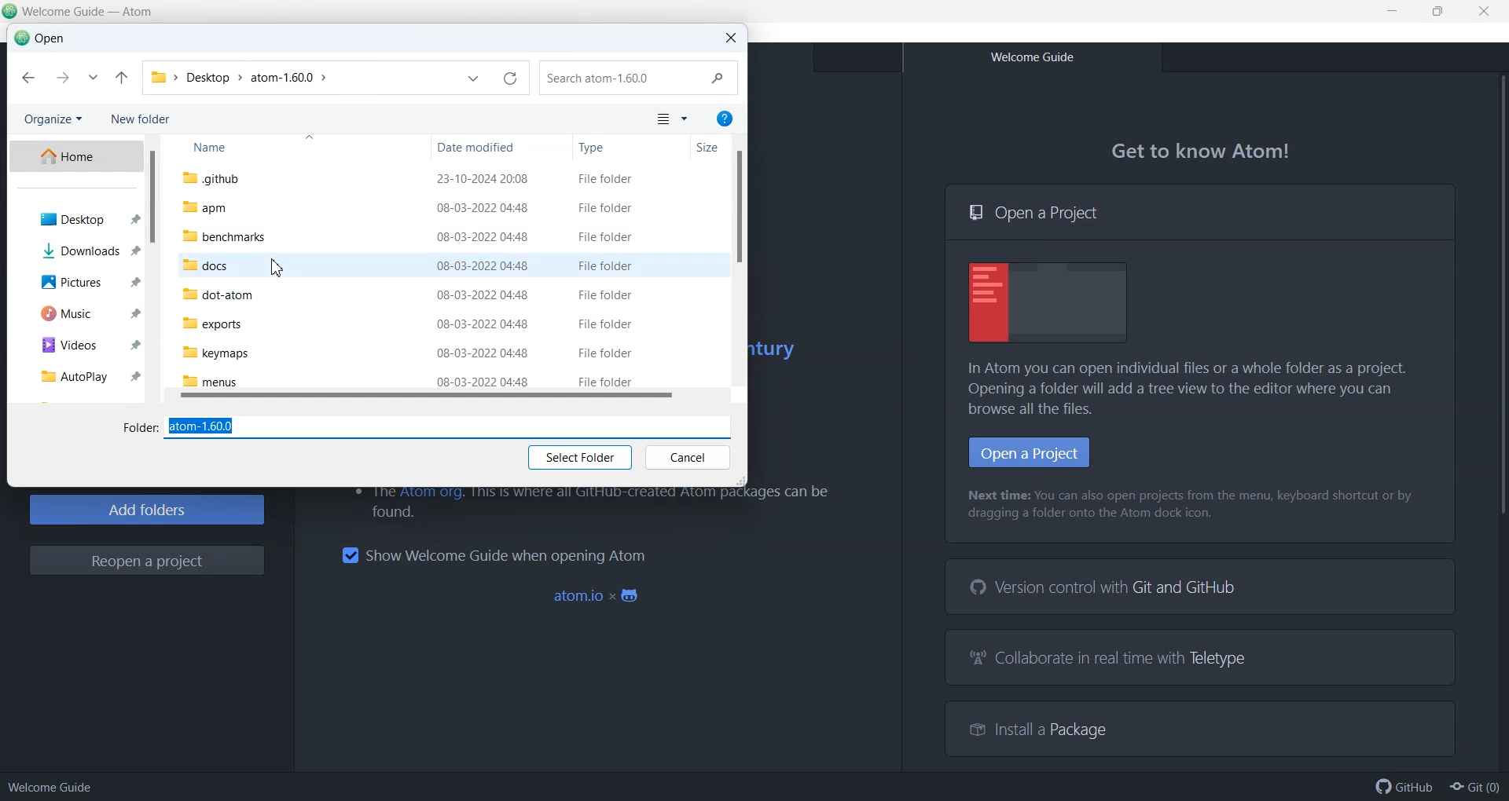 The image size is (1509, 801). What do you see at coordinates (75, 342) in the screenshot?
I see `Videos` at bounding box center [75, 342].